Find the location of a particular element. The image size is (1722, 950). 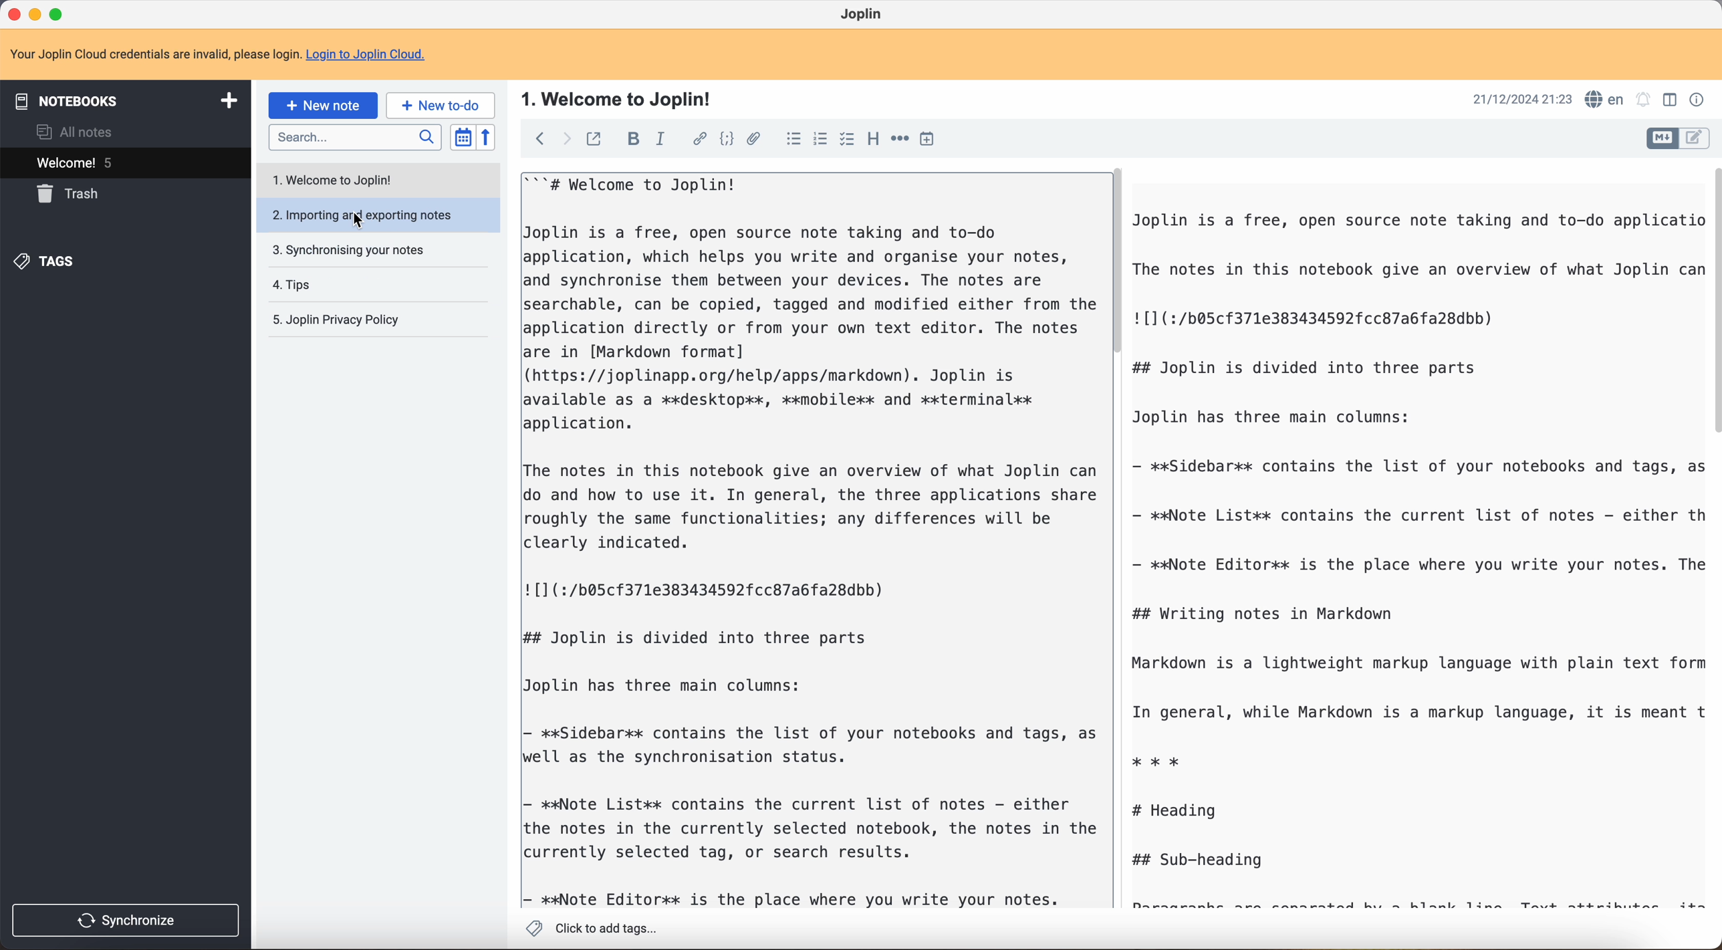

hyperlink is located at coordinates (699, 140).